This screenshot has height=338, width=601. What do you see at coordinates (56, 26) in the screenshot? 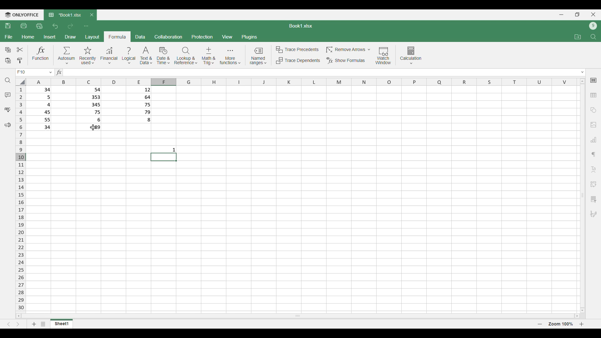
I see `Undo` at bounding box center [56, 26].